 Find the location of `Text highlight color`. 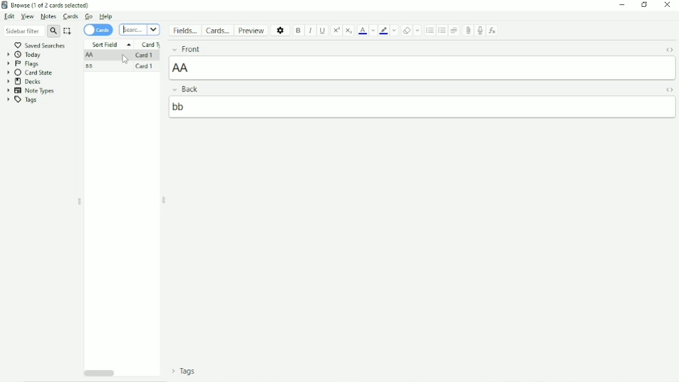

Text highlight color is located at coordinates (384, 31).